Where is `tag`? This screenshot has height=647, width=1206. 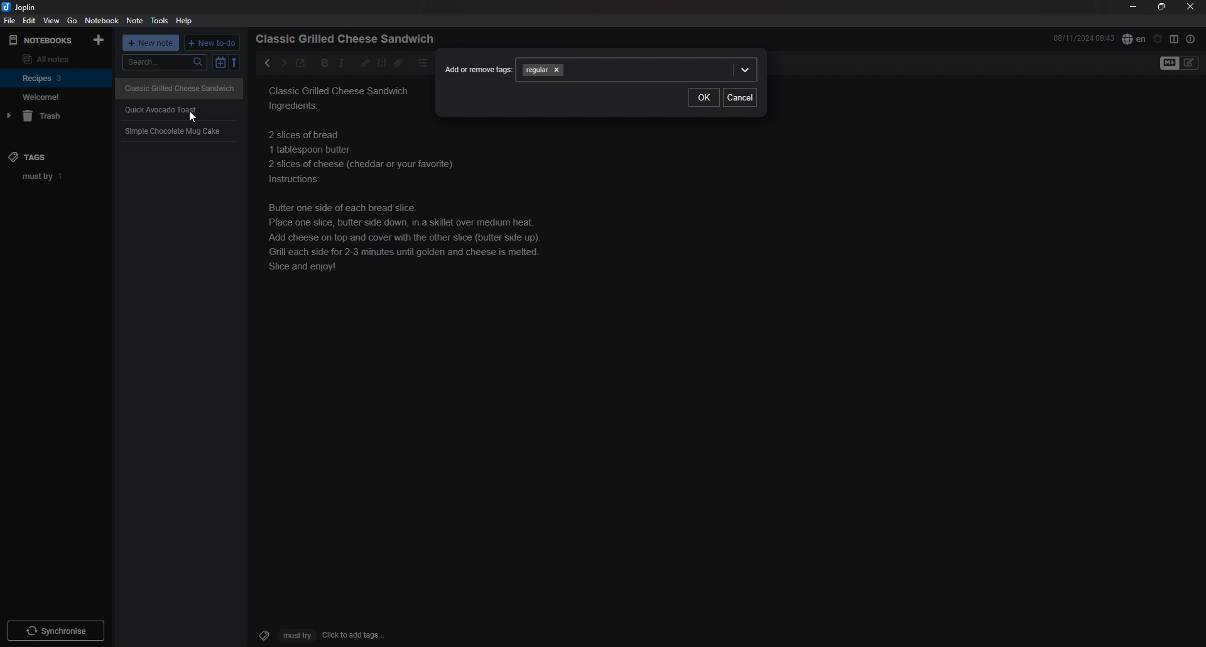
tag is located at coordinates (536, 70).